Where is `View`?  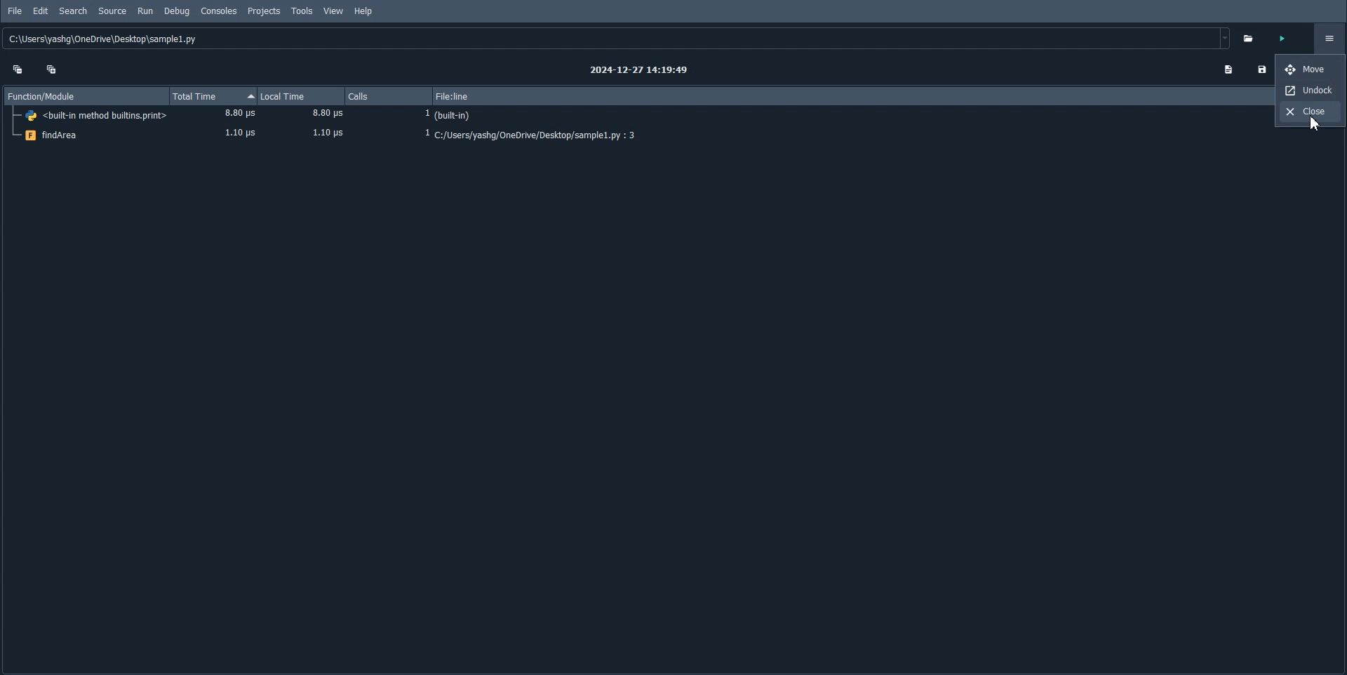
View is located at coordinates (334, 11).